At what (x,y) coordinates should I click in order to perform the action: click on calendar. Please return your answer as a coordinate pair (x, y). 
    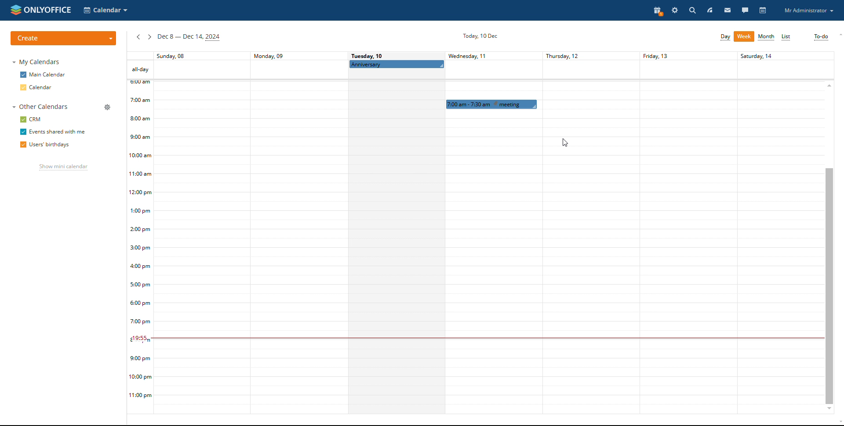
    Looking at the image, I should click on (764, 11).